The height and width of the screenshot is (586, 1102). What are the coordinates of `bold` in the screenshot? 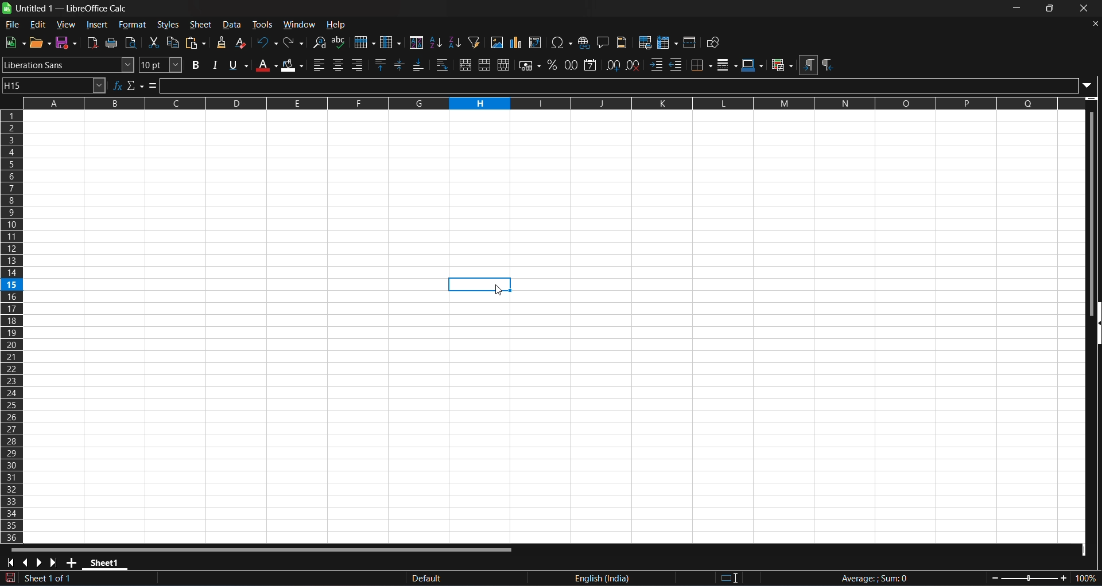 It's located at (196, 66).